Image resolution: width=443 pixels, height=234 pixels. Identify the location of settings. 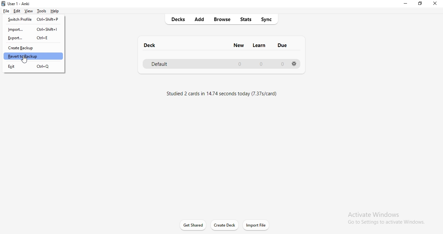
(294, 64).